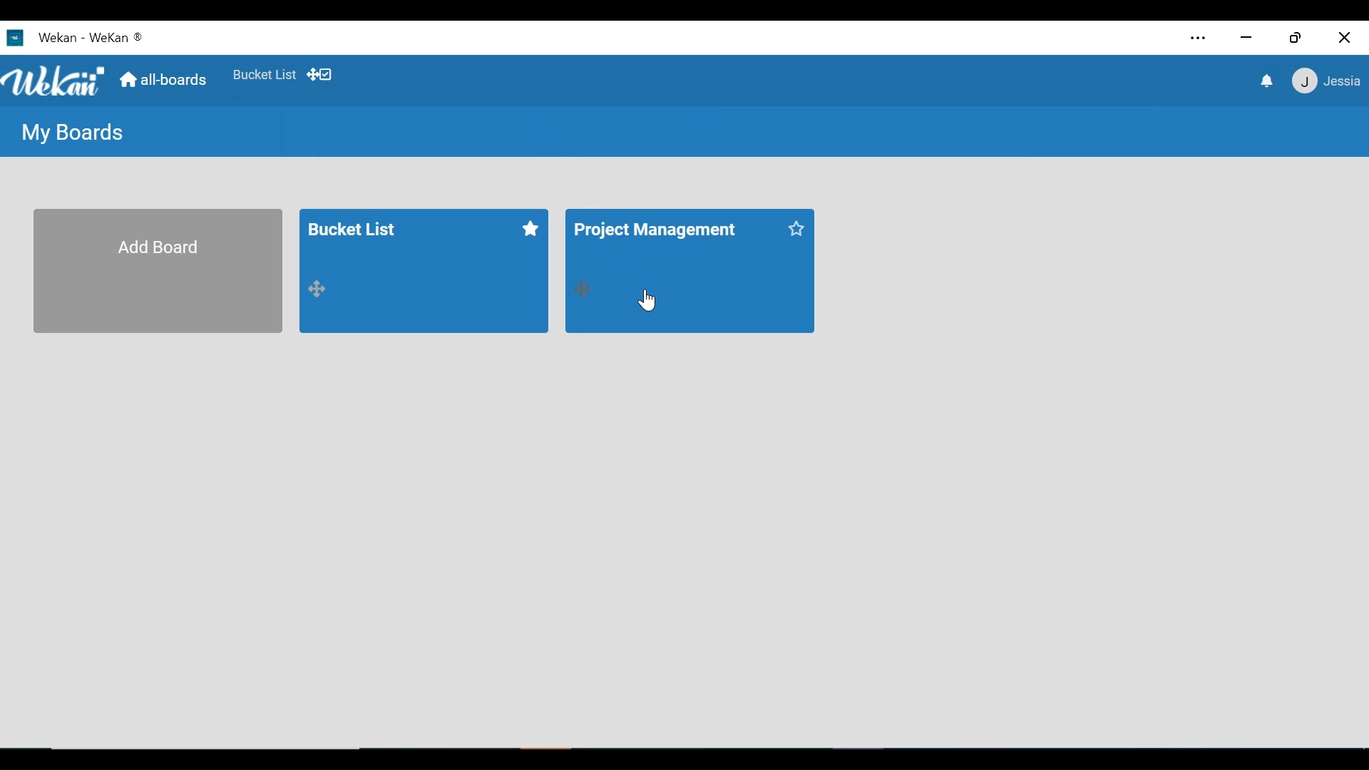  I want to click on jessia, so click(1325, 81).